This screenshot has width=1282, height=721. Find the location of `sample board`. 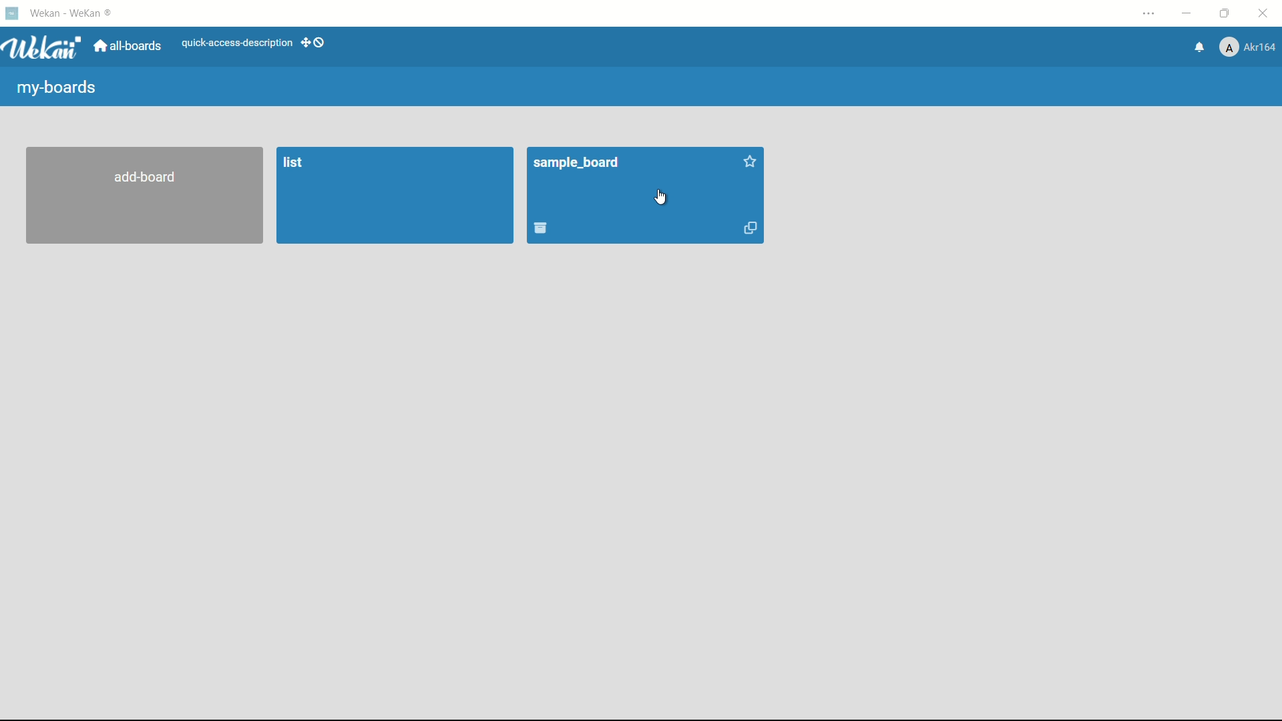

sample board is located at coordinates (644, 197).